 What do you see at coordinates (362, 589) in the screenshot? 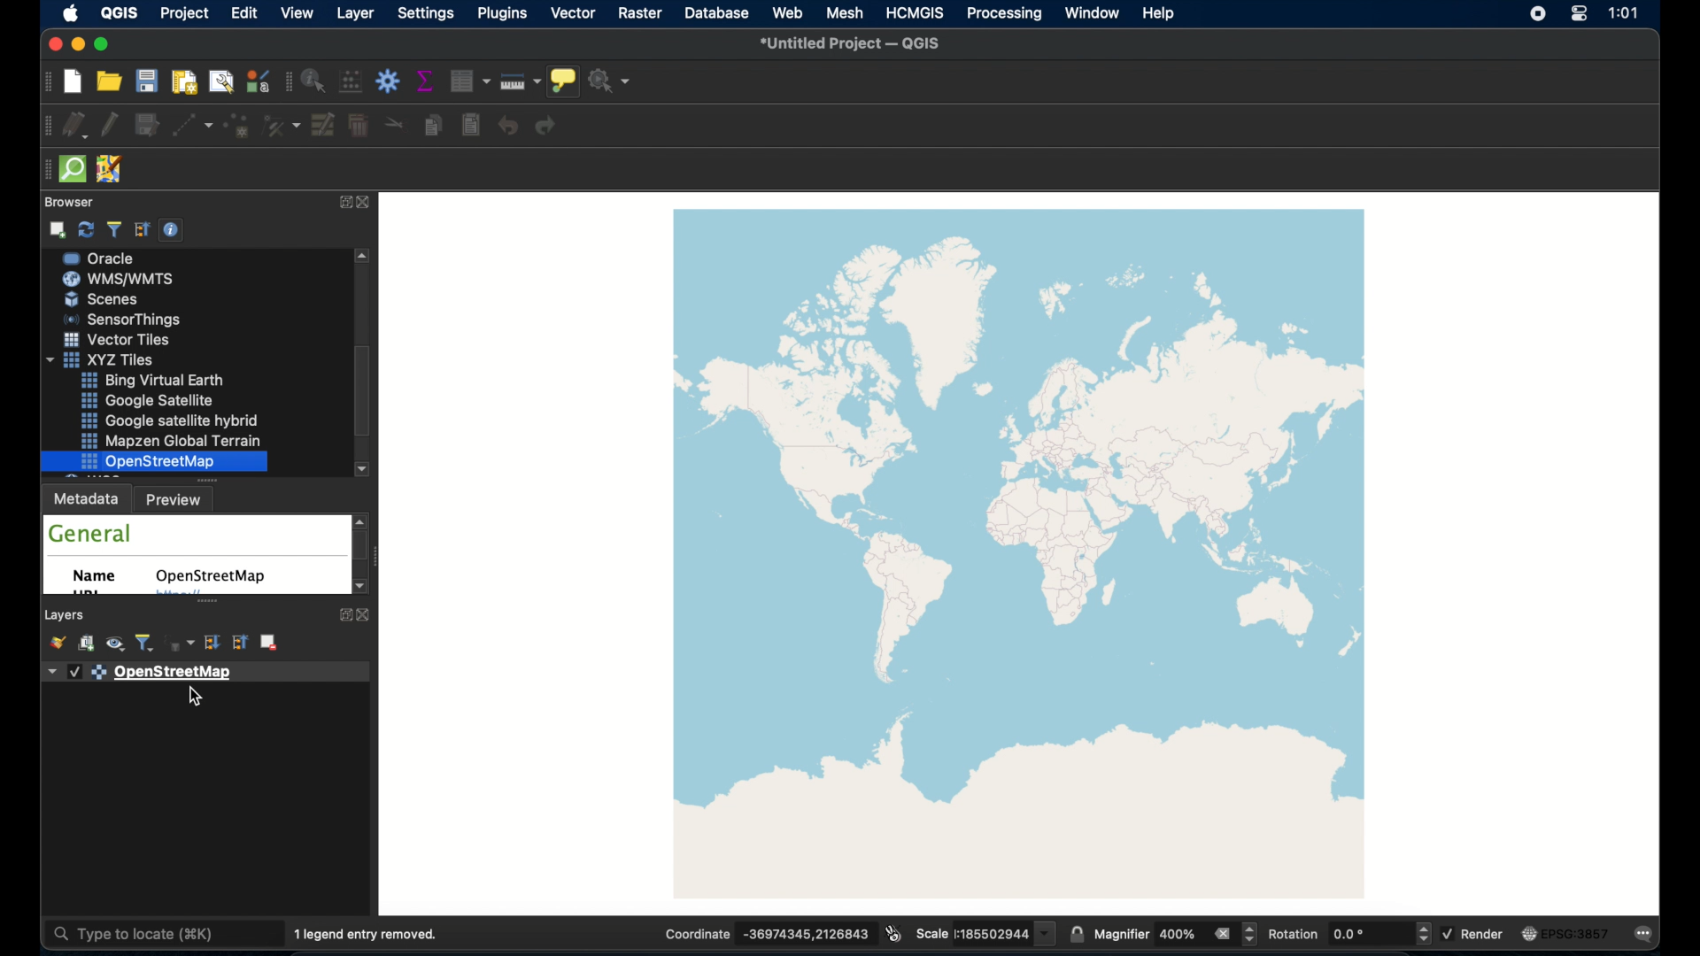
I see `scroll down arrow` at bounding box center [362, 589].